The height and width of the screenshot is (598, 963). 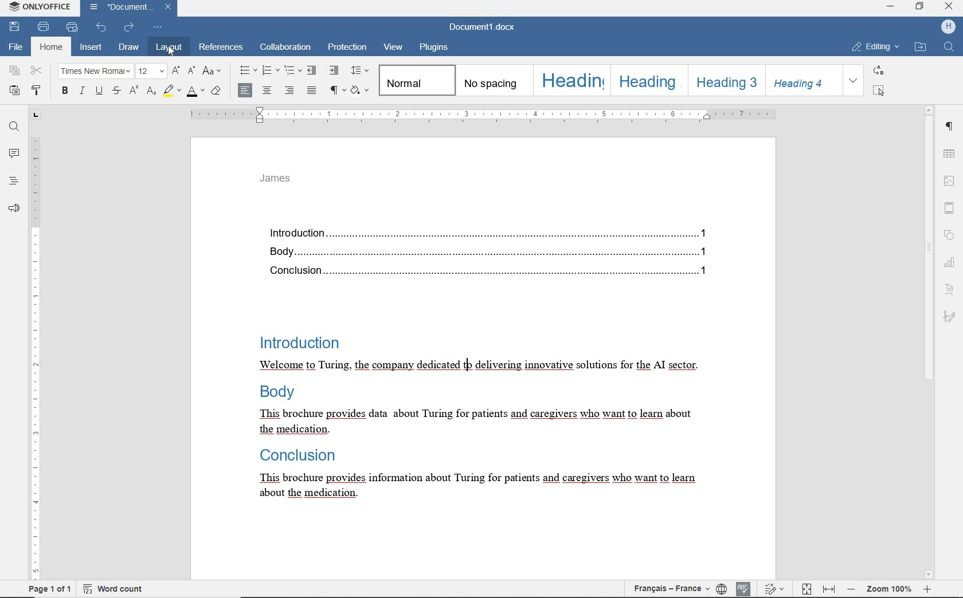 What do you see at coordinates (492, 80) in the screenshot?
I see `no spacing` at bounding box center [492, 80].